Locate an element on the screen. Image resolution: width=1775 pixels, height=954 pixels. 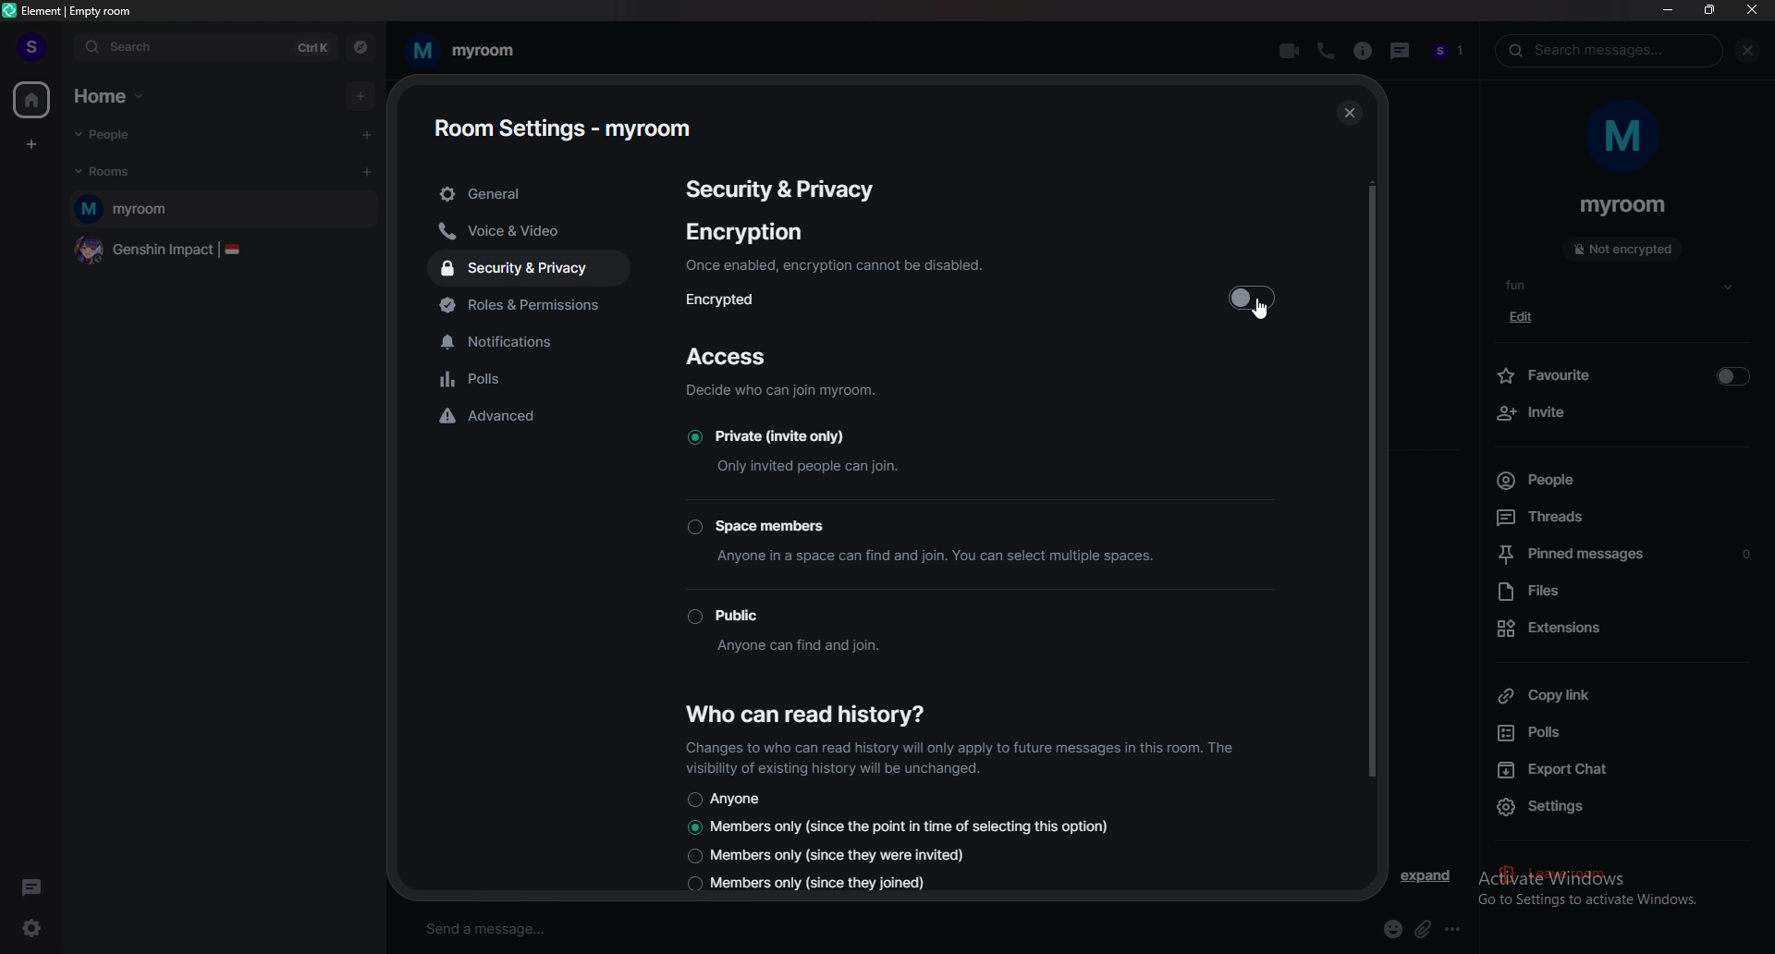
explore rooms is located at coordinates (361, 47).